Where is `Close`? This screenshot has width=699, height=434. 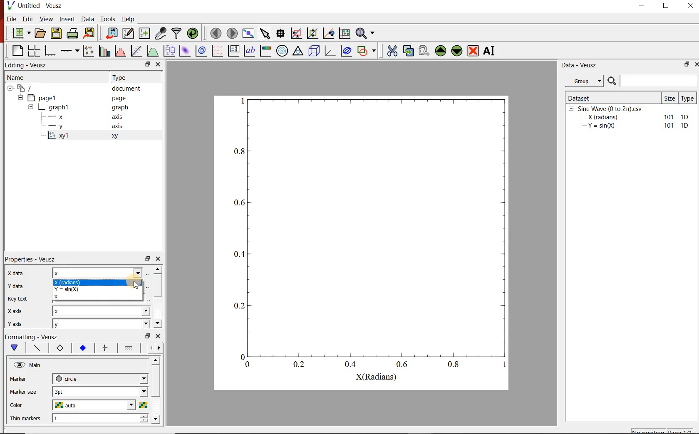
Close is located at coordinates (159, 258).